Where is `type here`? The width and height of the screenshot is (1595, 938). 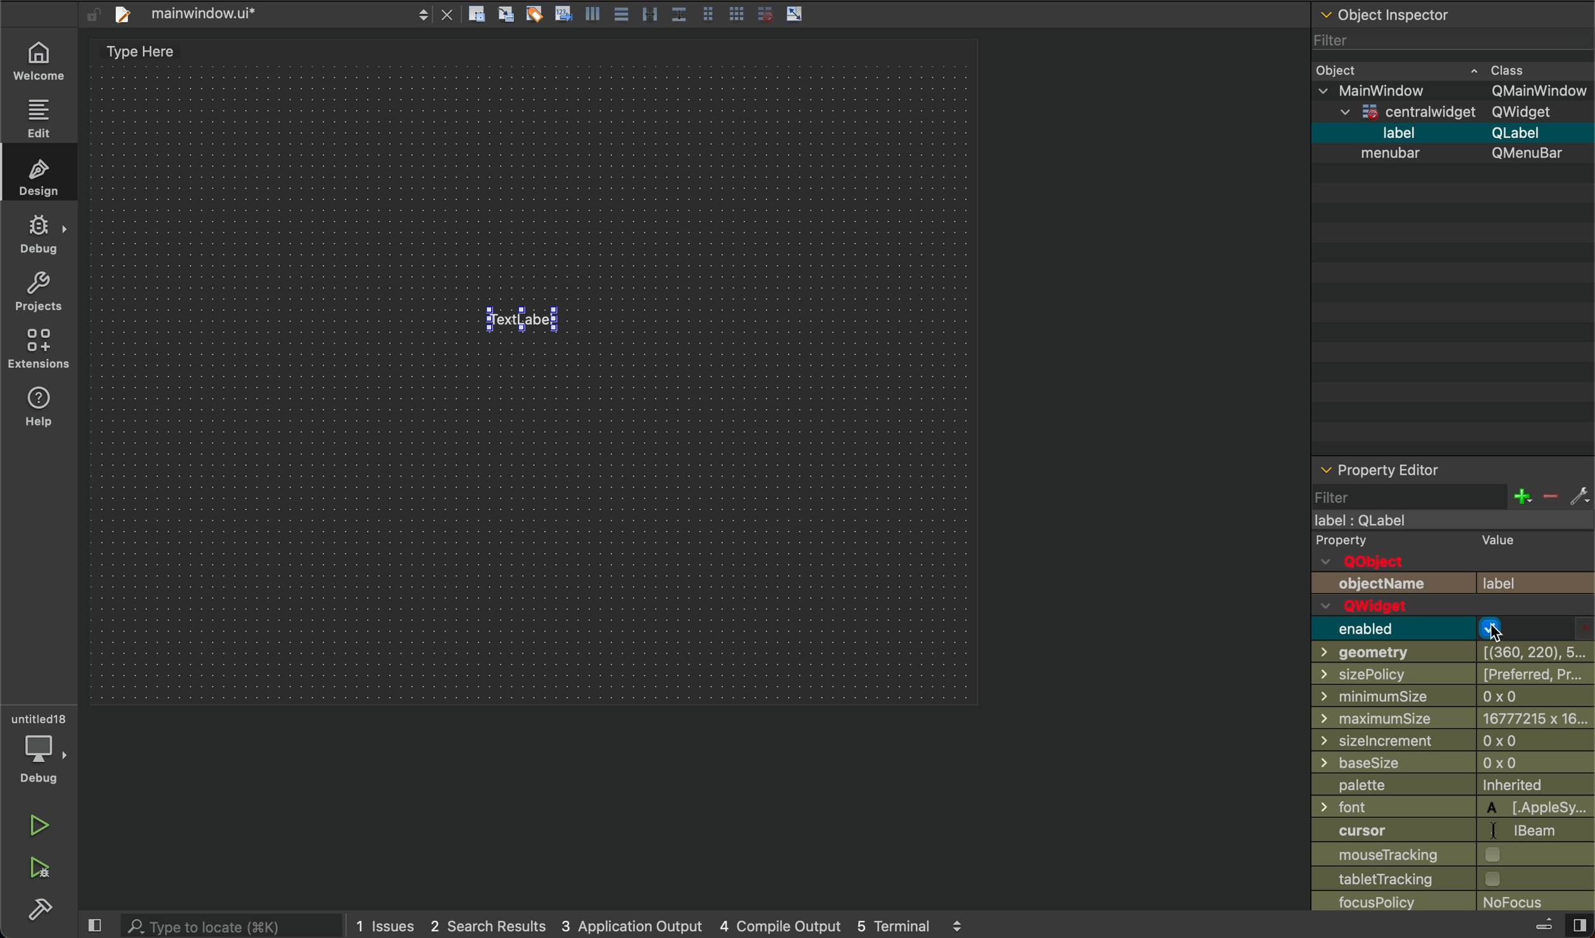 type here is located at coordinates (154, 58).